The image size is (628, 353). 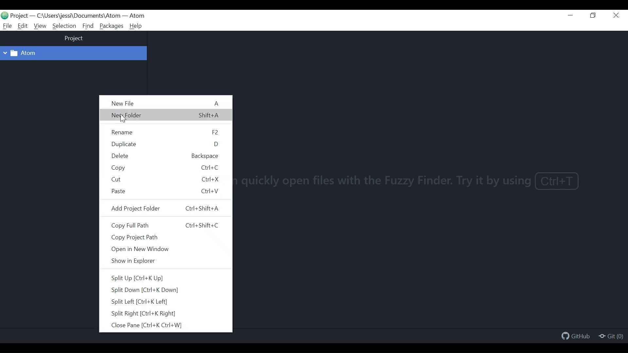 I want to click on Cut, so click(x=116, y=180).